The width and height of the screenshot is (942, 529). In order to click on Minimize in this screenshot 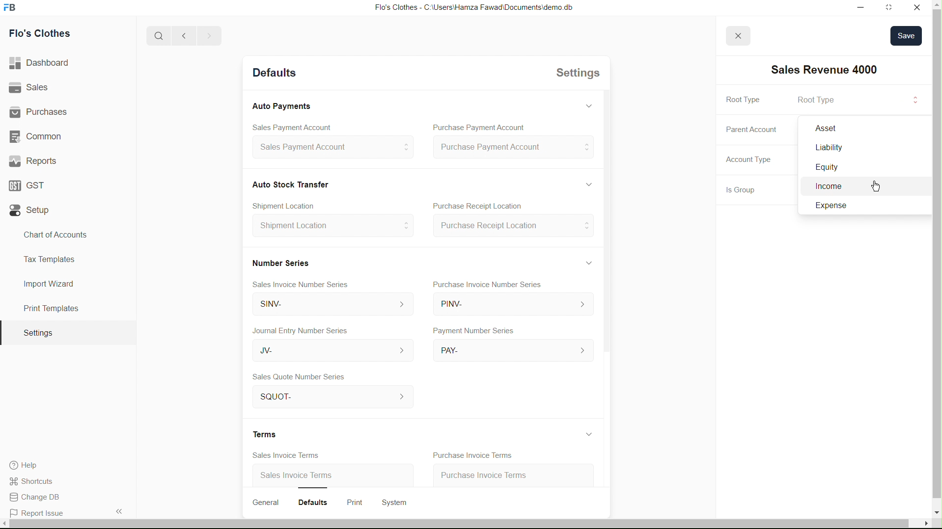, I will do `click(857, 7)`.